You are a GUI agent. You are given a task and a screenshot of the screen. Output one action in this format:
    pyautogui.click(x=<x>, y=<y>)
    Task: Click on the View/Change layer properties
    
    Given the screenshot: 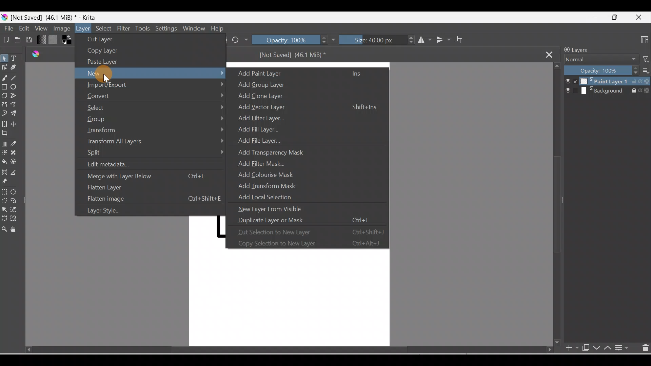 What is the action you would take?
    pyautogui.click(x=623, y=348)
    